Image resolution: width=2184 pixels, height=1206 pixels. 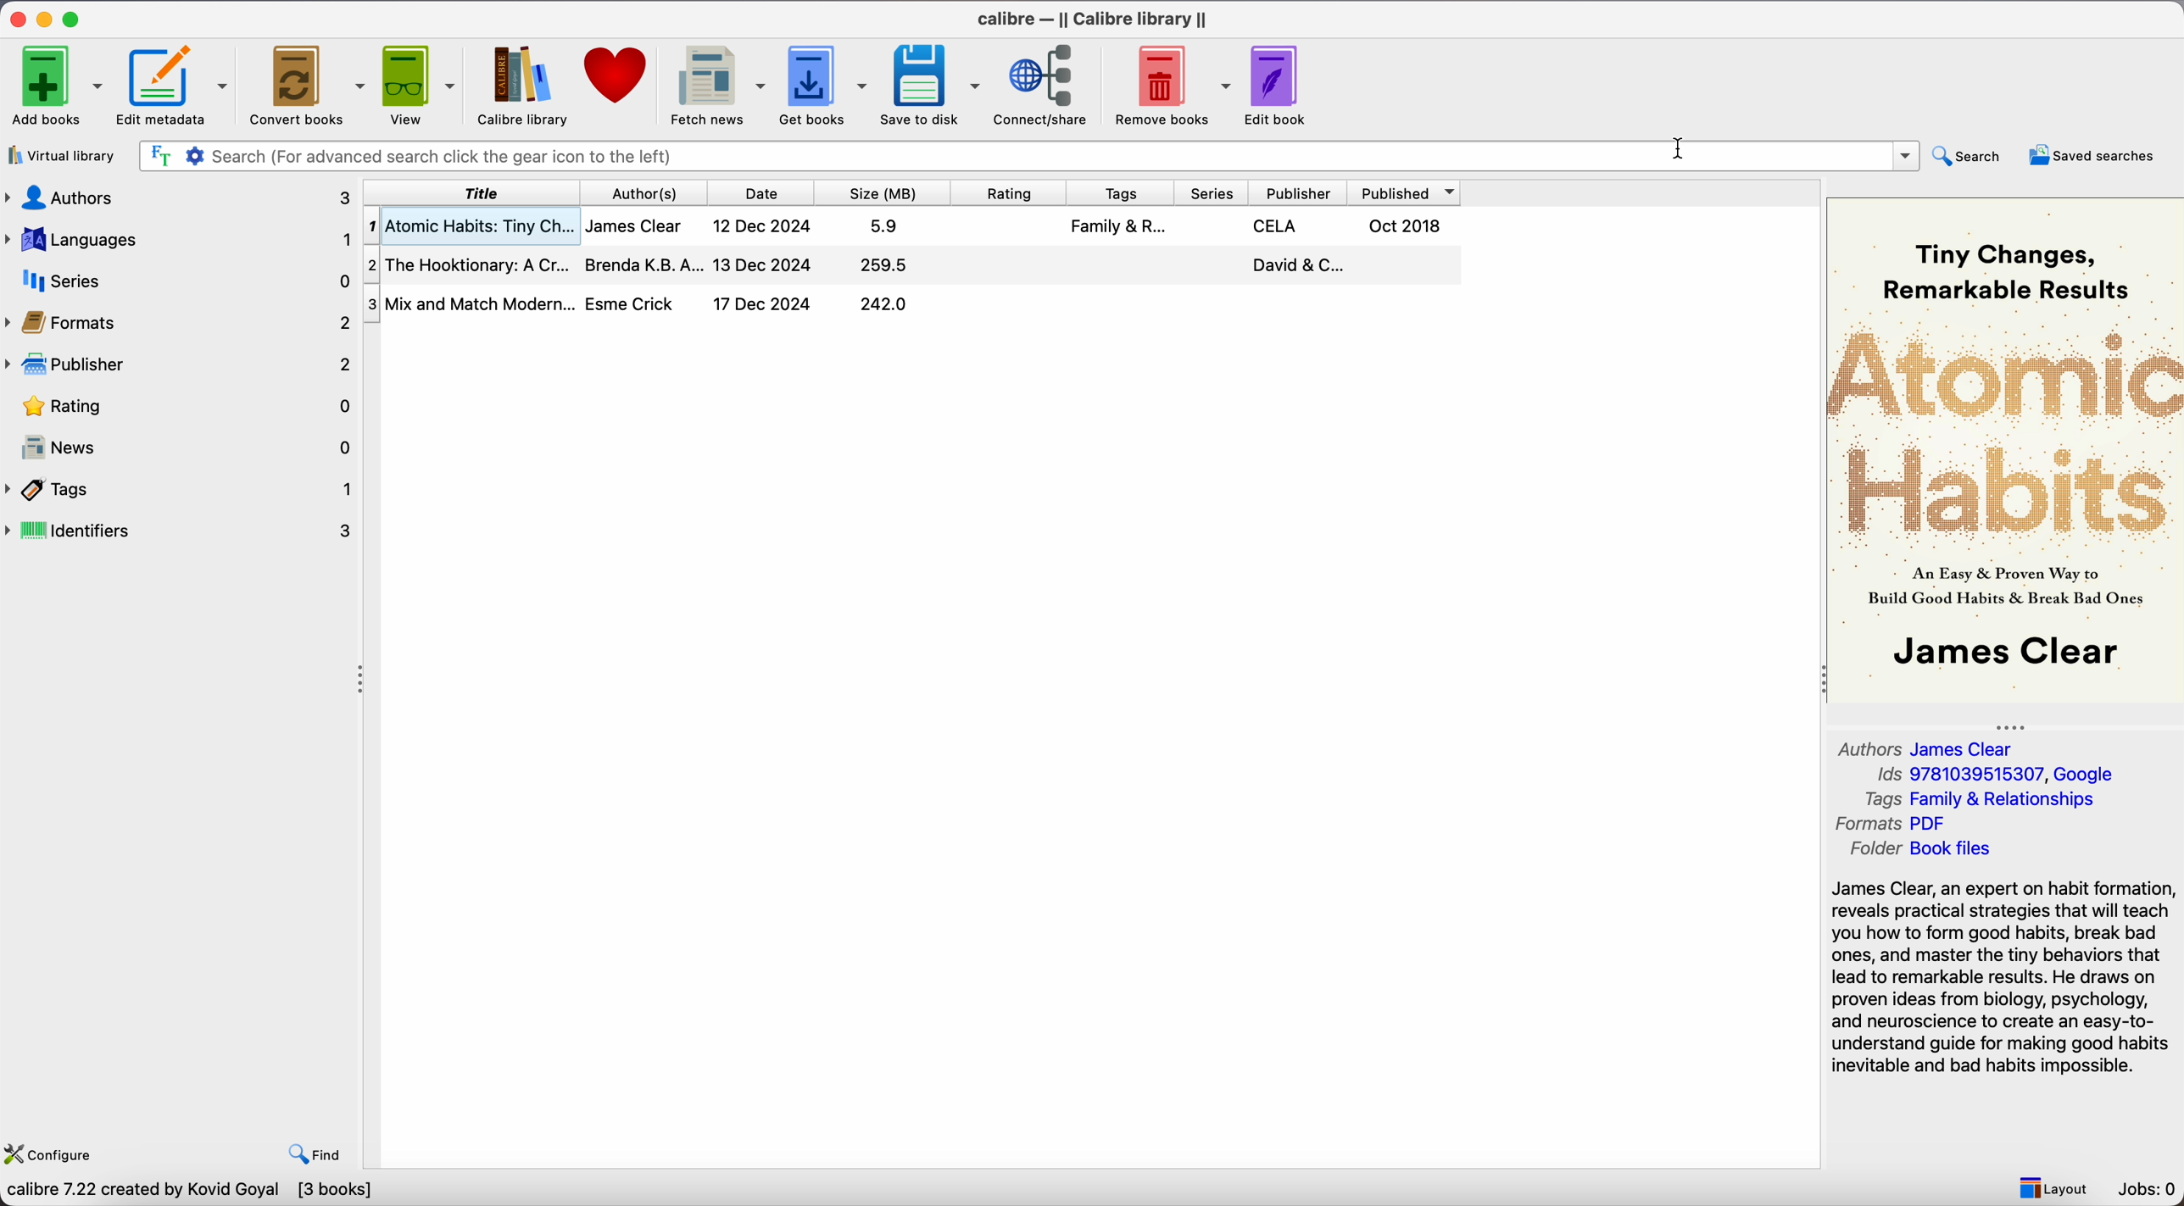 What do you see at coordinates (1173, 85) in the screenshot?
I see `remove books` at bounding box center [1173, 85].